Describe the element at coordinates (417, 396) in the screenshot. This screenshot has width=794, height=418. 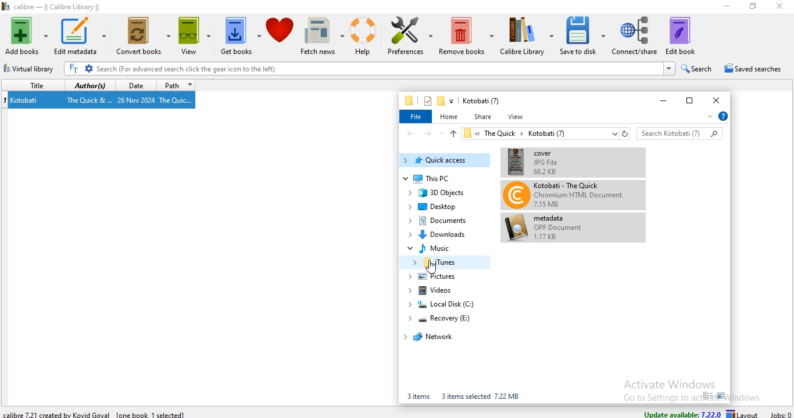
I see `3 items` at that location.